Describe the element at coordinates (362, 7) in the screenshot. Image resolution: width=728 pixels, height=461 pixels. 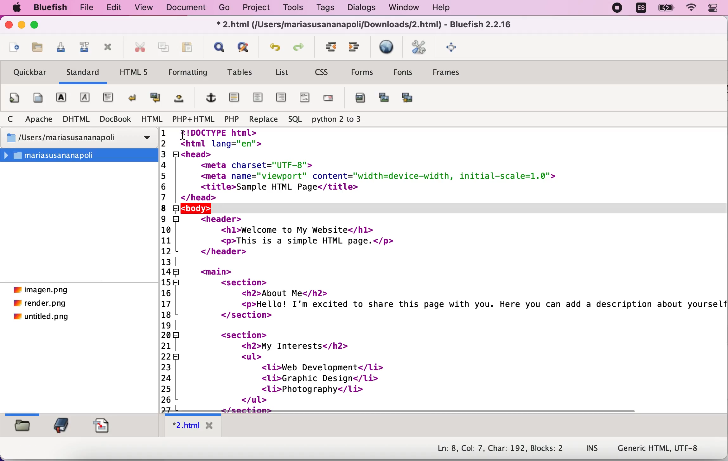
I see `dialogs` at that location.